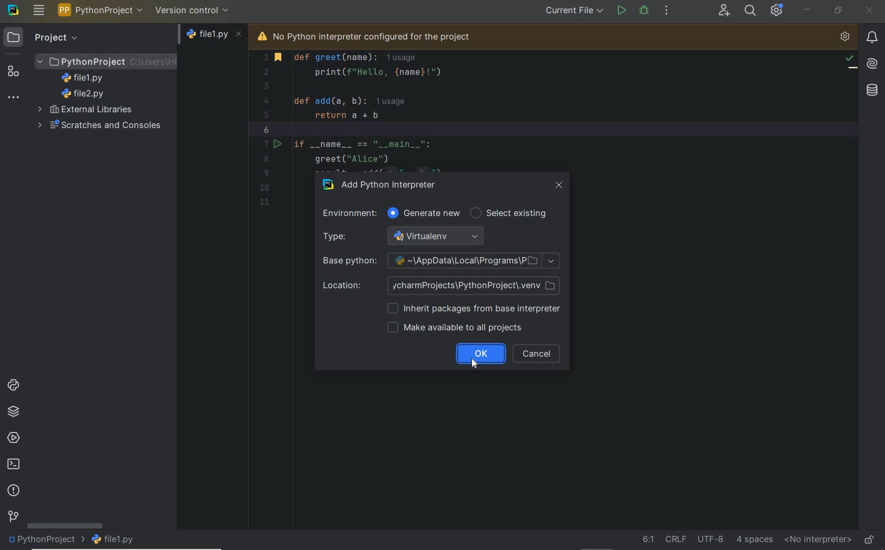  What do you see at coordinates (14, 465) in the screenshot?
I see `terminal` at bounding box center [14, 465].